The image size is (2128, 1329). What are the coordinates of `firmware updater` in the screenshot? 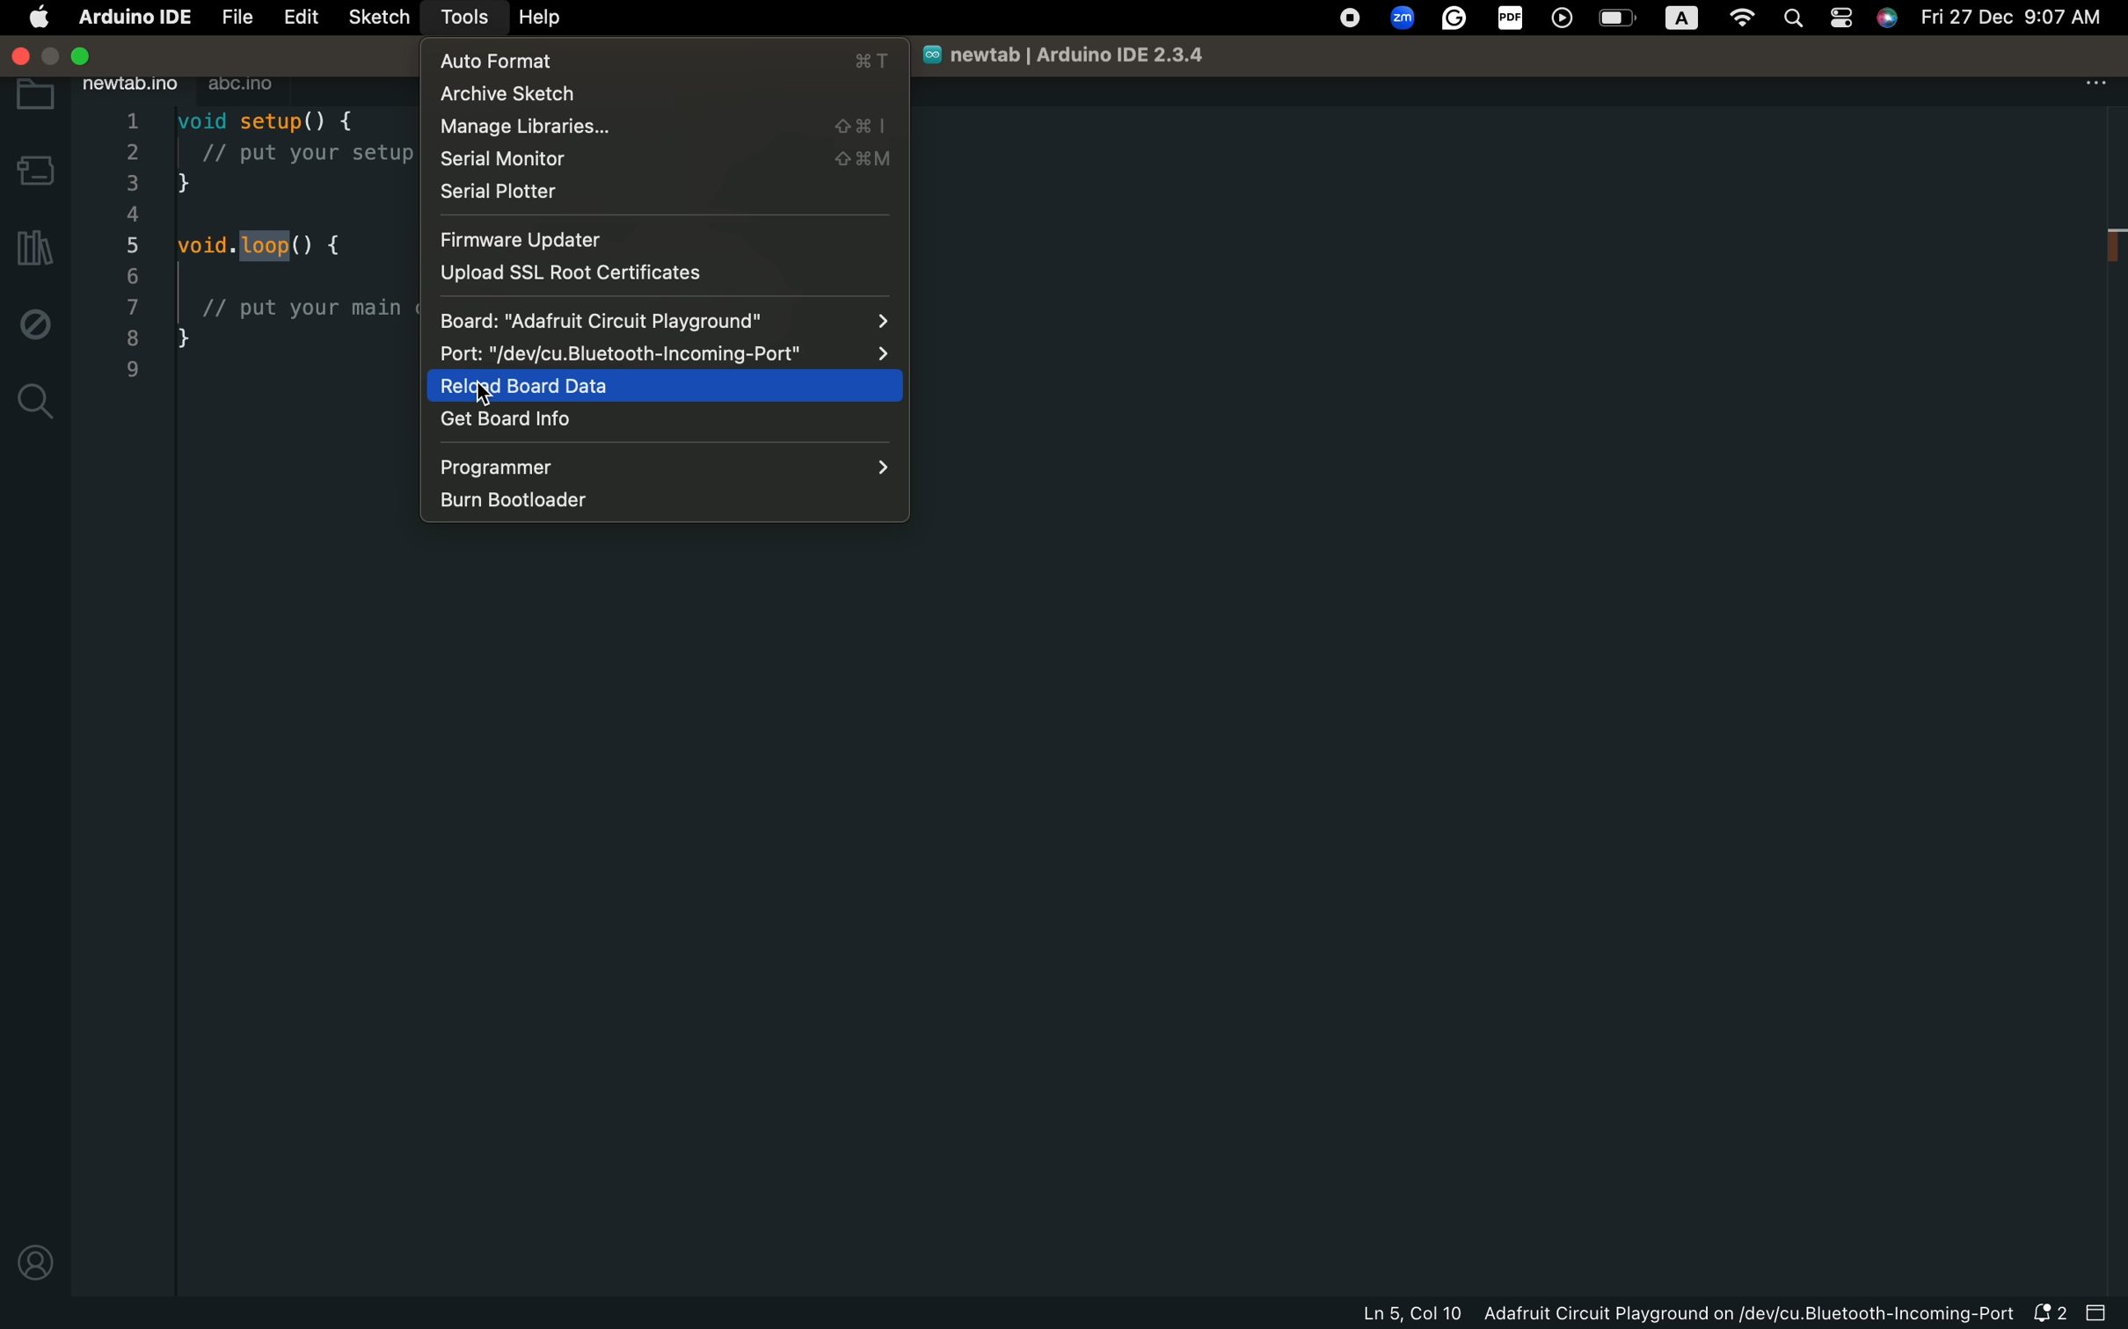 It's located at (665, 236).